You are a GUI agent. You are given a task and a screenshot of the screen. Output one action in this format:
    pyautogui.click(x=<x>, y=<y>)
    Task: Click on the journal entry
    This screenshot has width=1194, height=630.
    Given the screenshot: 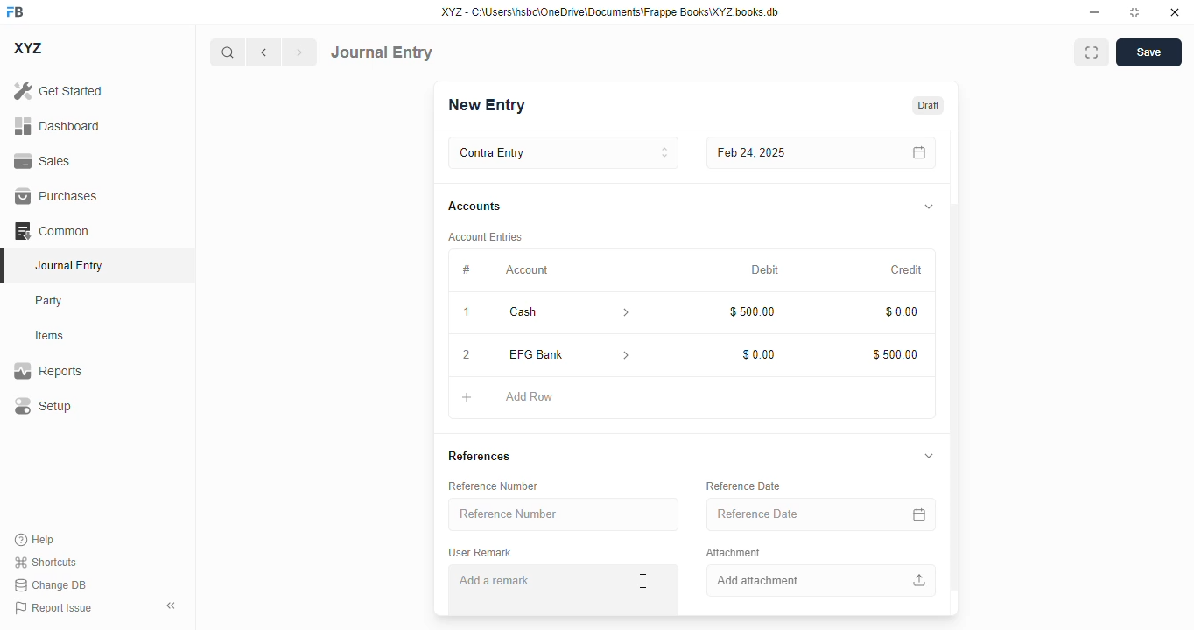 What is the action you would take?
    pyautogui.click(x=382, y=52)
    